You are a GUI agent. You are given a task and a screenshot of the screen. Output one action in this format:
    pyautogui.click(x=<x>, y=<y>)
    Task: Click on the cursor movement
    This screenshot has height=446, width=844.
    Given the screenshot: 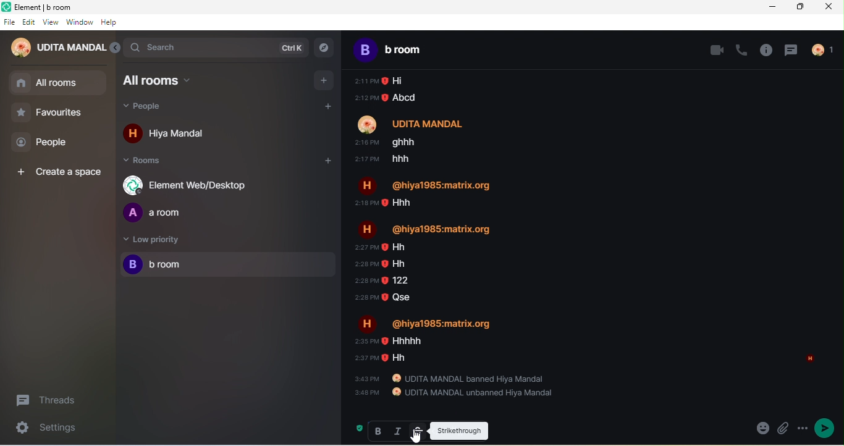 What is the action you would take?
    pyautogui.click(x=416, y=438)
    